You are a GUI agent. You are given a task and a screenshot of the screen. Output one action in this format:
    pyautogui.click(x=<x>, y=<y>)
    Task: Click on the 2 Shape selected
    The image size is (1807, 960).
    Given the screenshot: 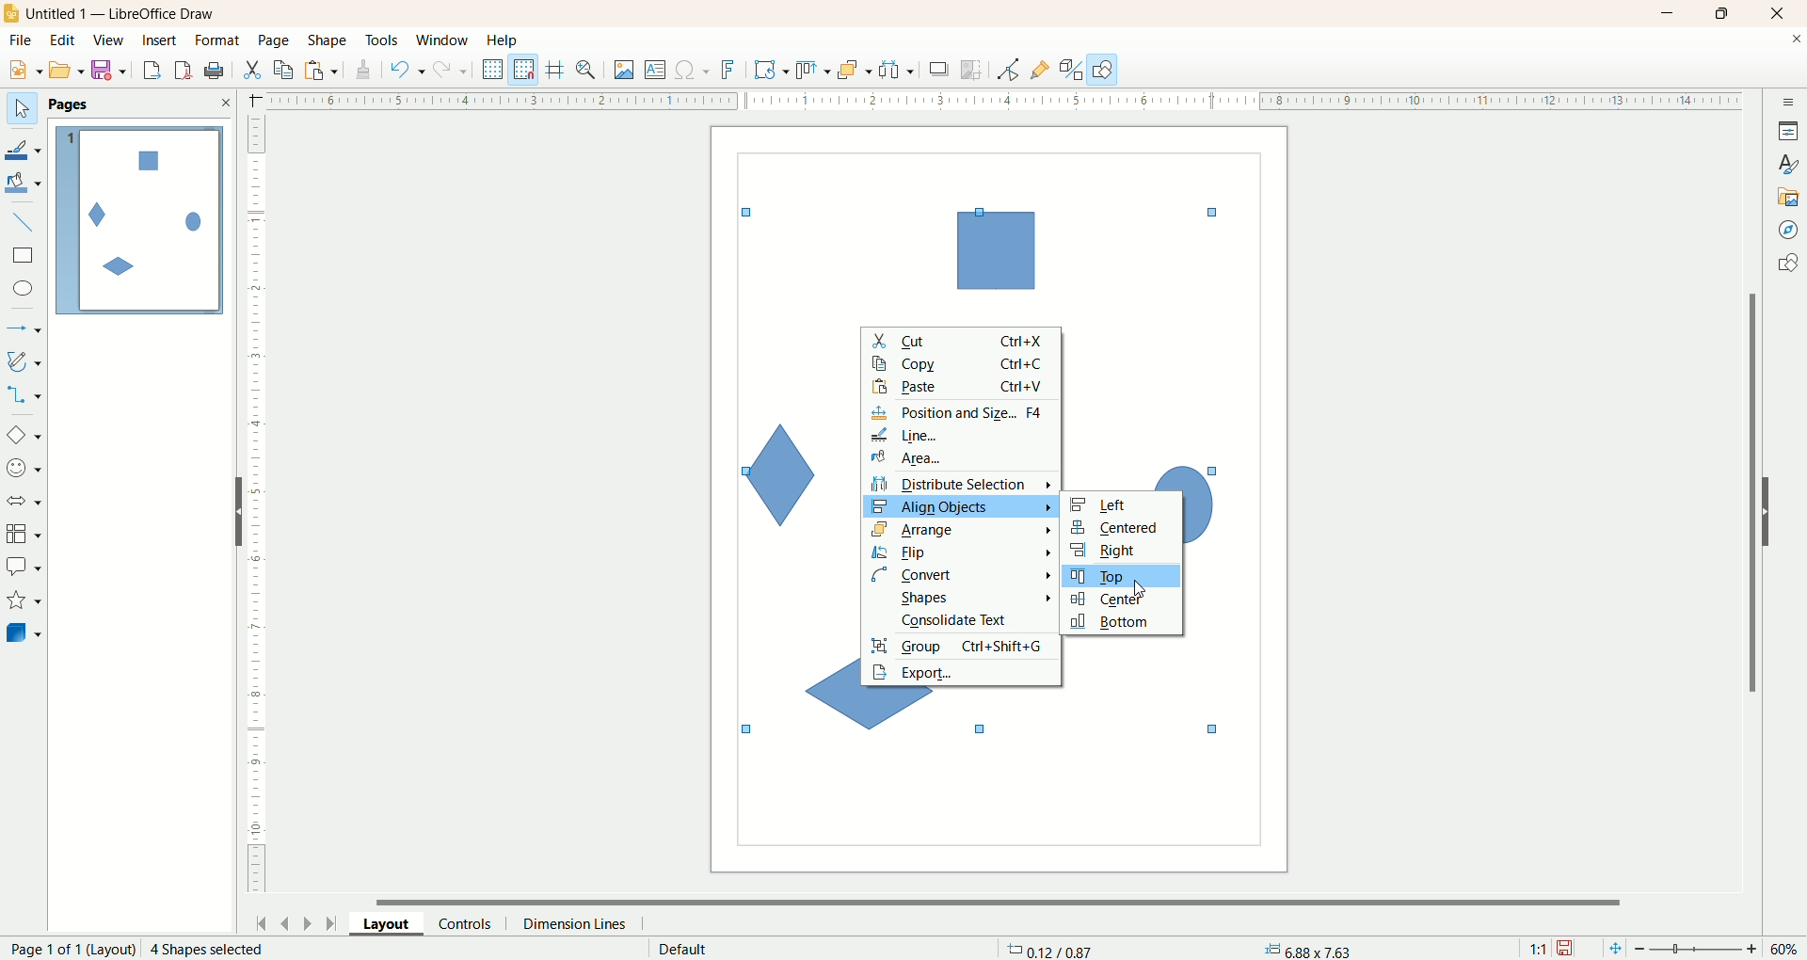 What is the action you would take?
    pyautogui.click(x=205, y=949)
    